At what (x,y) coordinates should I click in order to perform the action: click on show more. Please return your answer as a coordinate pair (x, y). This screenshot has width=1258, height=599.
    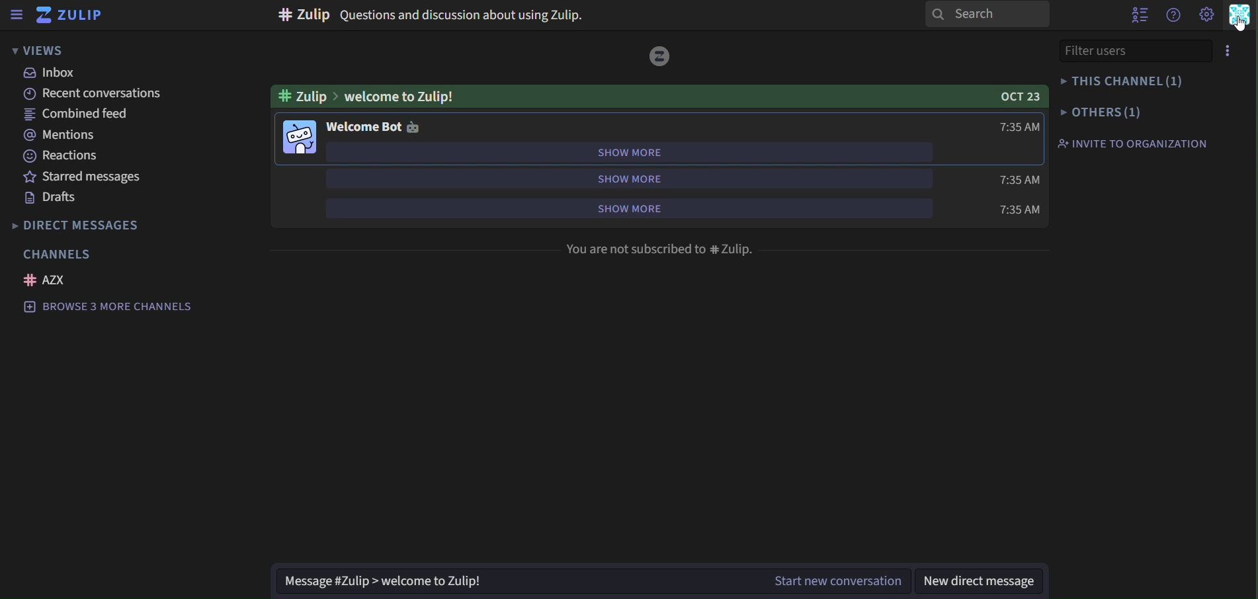
    Looking at the image, I should click on (623, 209).